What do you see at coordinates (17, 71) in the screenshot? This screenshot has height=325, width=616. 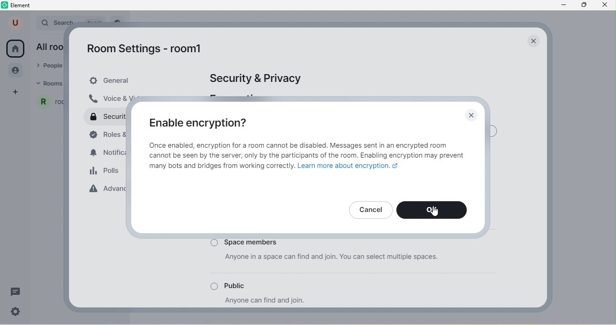 I see `people` at bounding box center [17, 71].